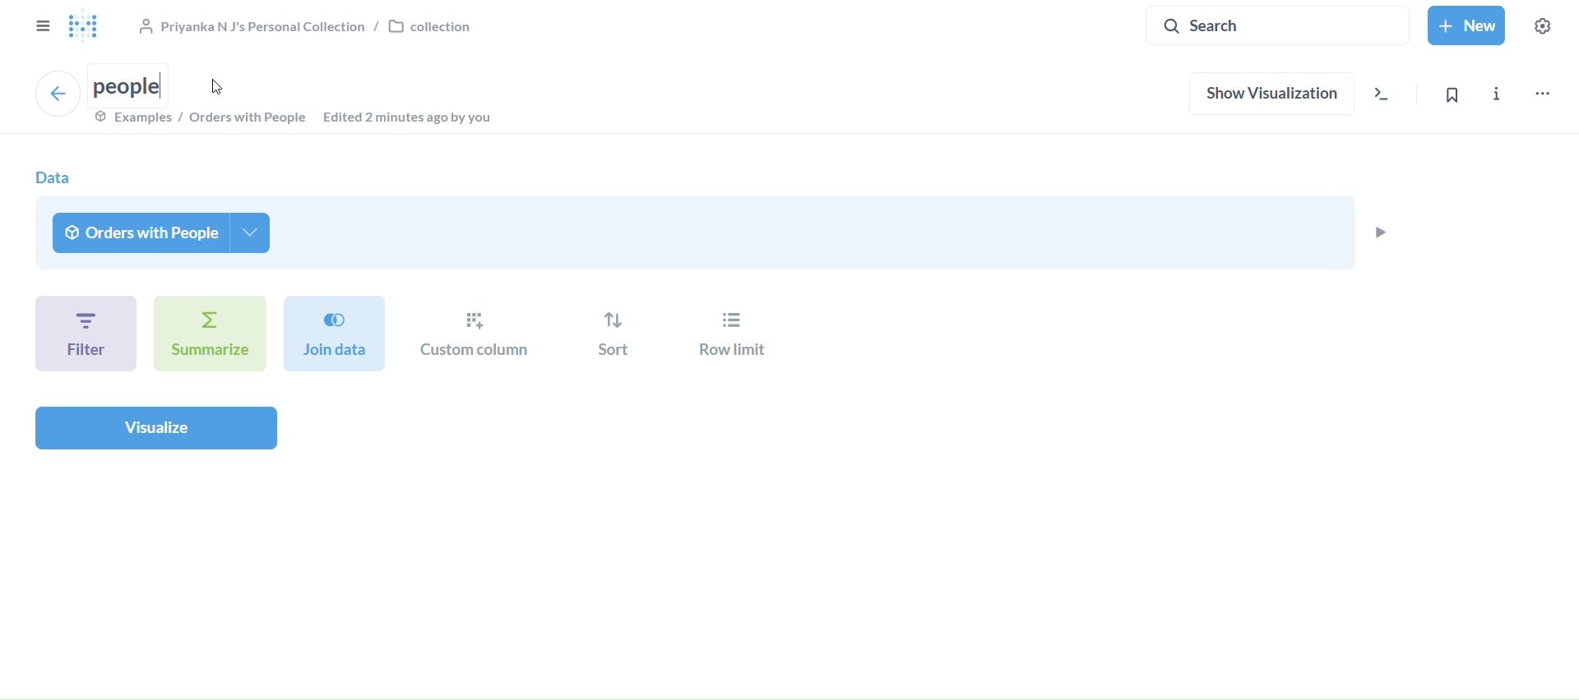 Image resolution: width=1579 pixels, height=700 pixels. Describe the element at coordinates (86, 26) in the screenshot. I see `logo` at that location.